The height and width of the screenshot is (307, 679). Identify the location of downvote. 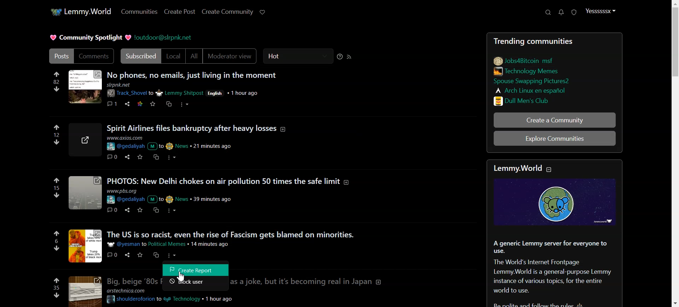
(56, 295).